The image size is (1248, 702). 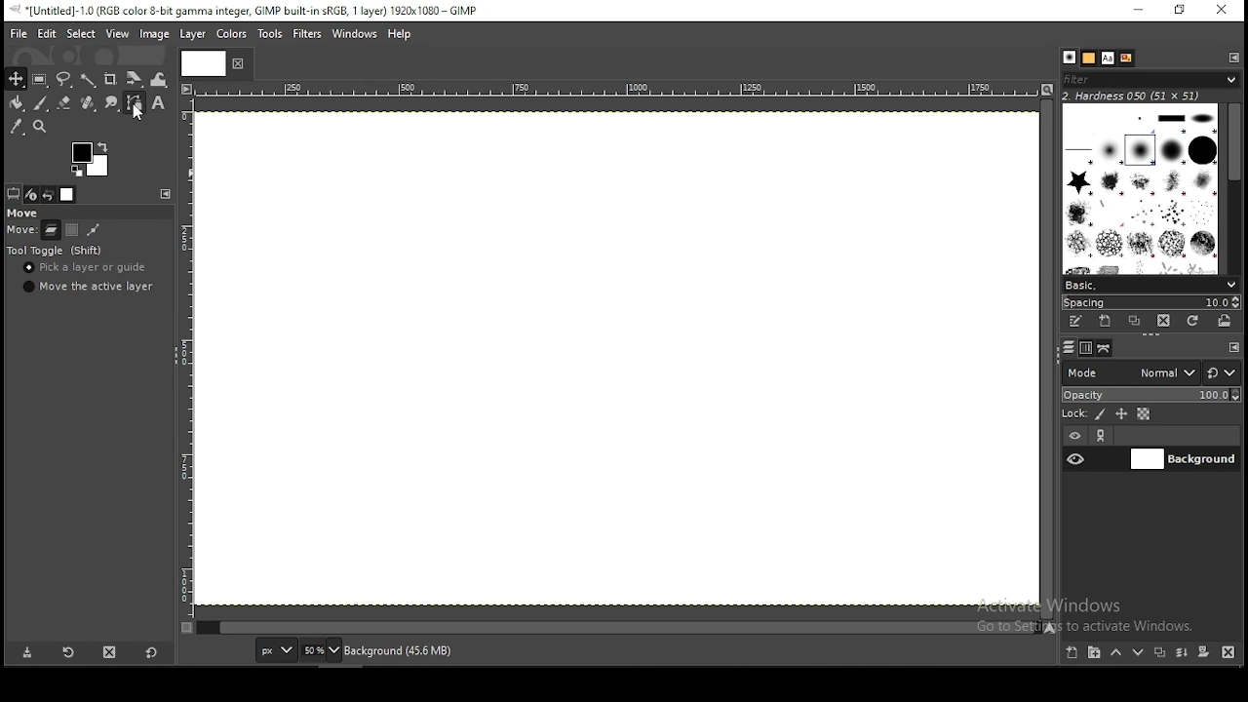 I want to click on fuzzy selection tool, so click(x=88, y=79).